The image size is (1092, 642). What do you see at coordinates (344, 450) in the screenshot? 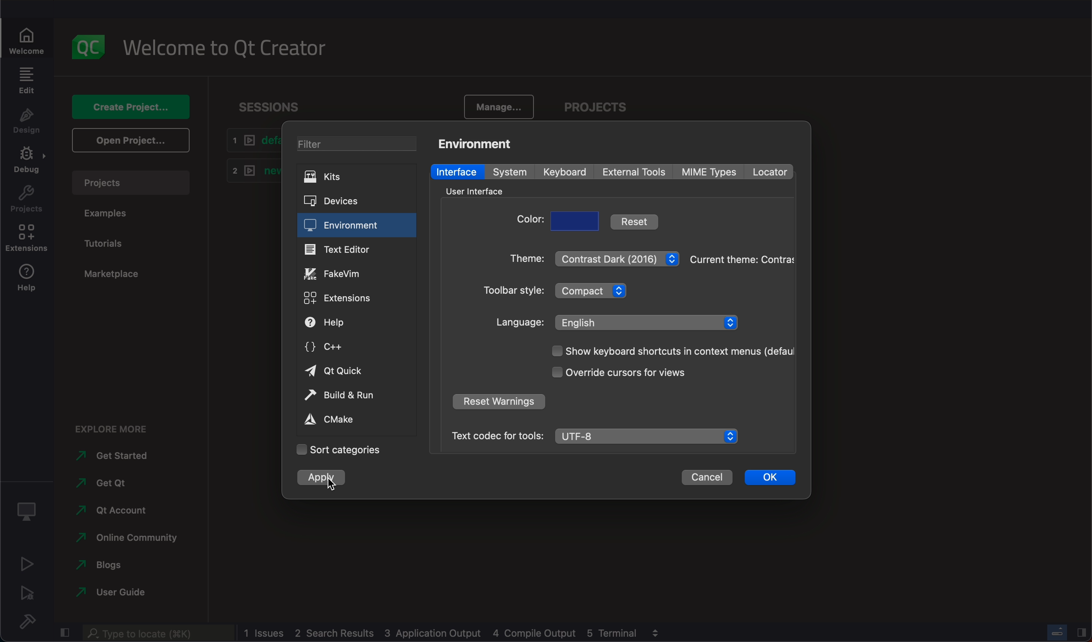
I see `categories` at bounding box center [344, 450].